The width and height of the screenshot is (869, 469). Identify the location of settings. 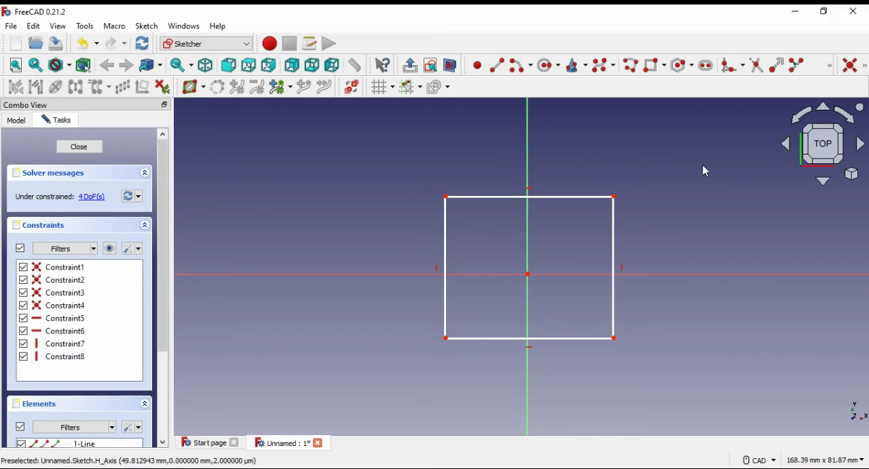
(132, 426).